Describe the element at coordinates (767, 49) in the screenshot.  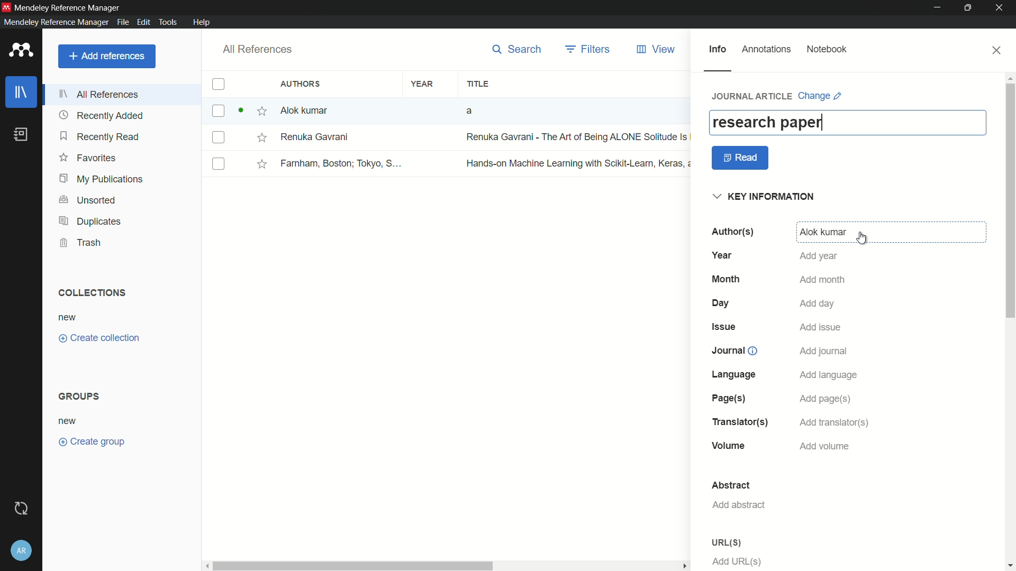
I see `annotations` at that location.